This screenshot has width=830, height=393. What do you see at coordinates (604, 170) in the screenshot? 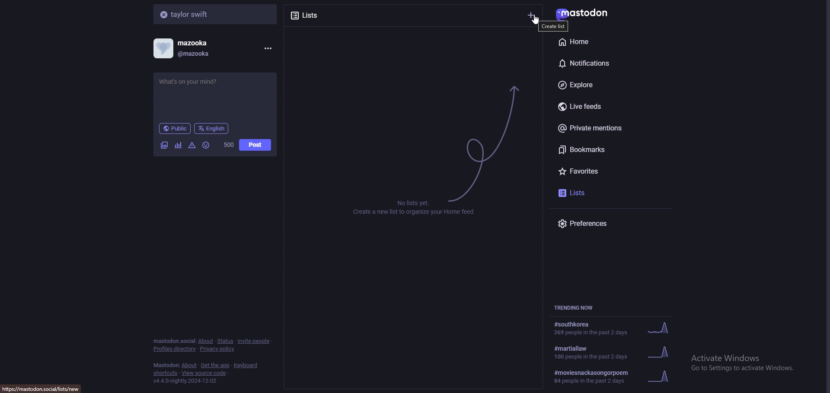
I see `favourites` at bounding box center [604, 170].